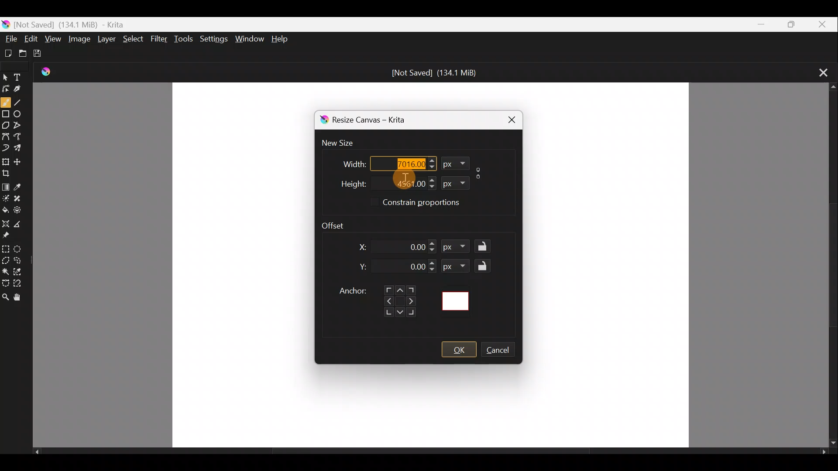 The image size is (838, 471). Describe the element at coordinates (213, 39) in the screenshot. I see `Settings` at that location.